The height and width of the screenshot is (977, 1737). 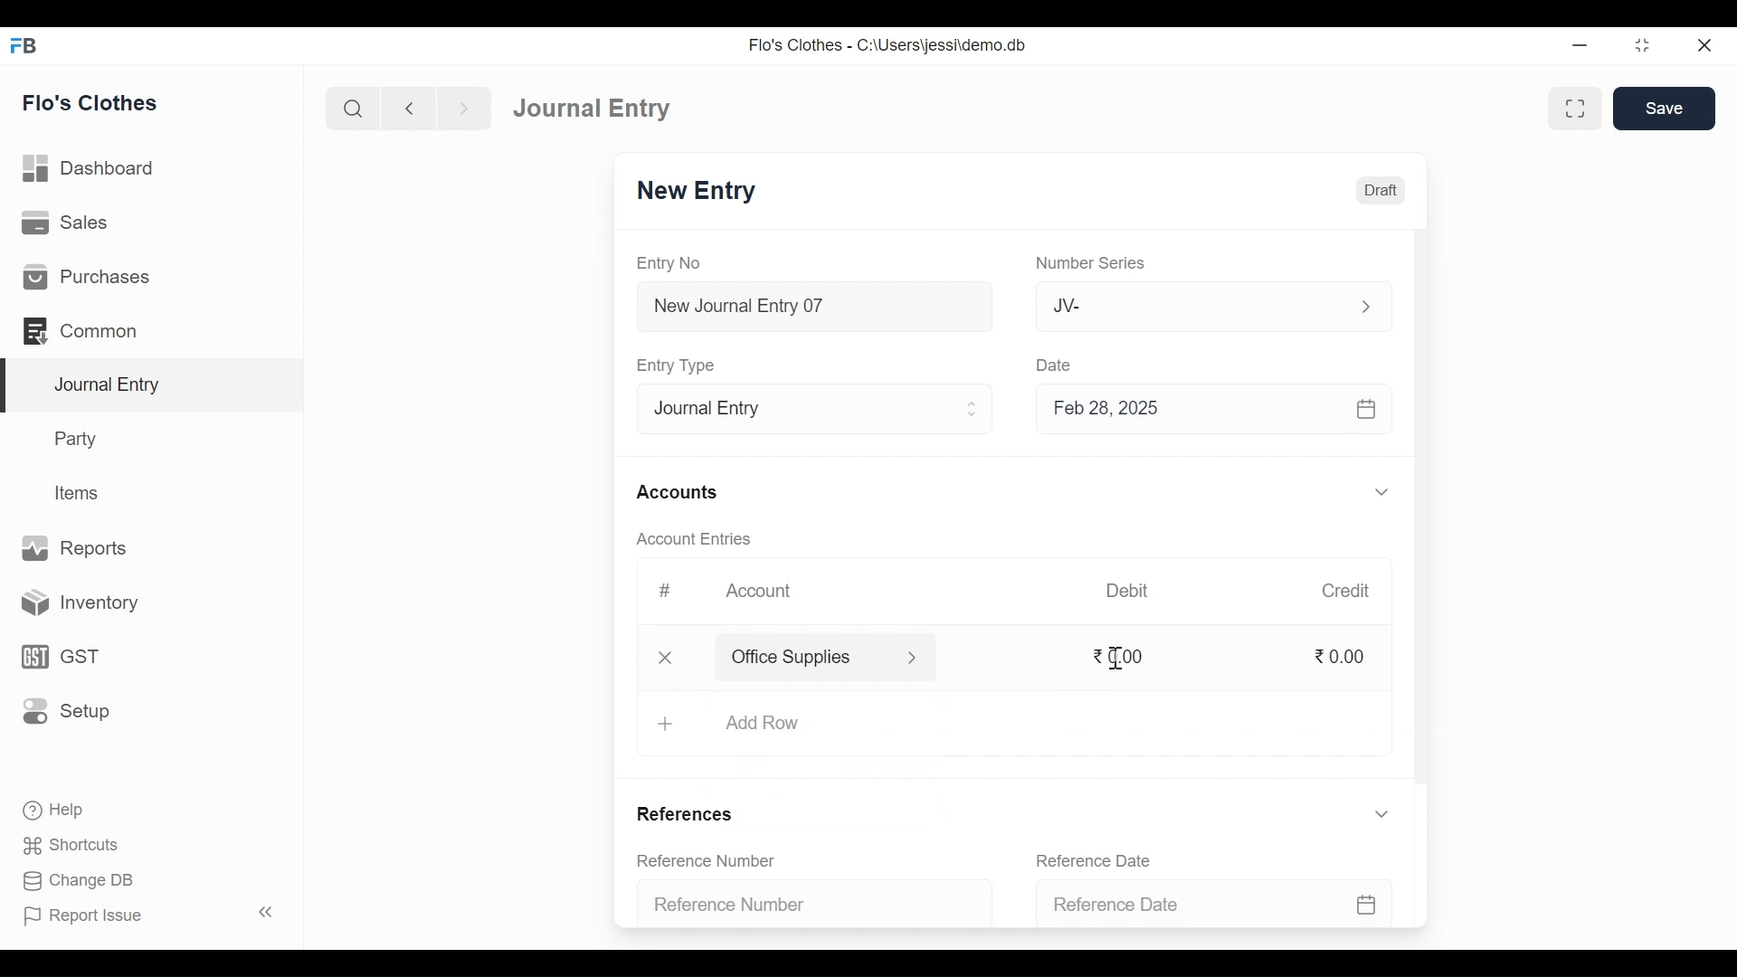 What do you see at coordinates (1343, 657) in the screenshot?
I see `0.00` at bounding box center [1343, 657].